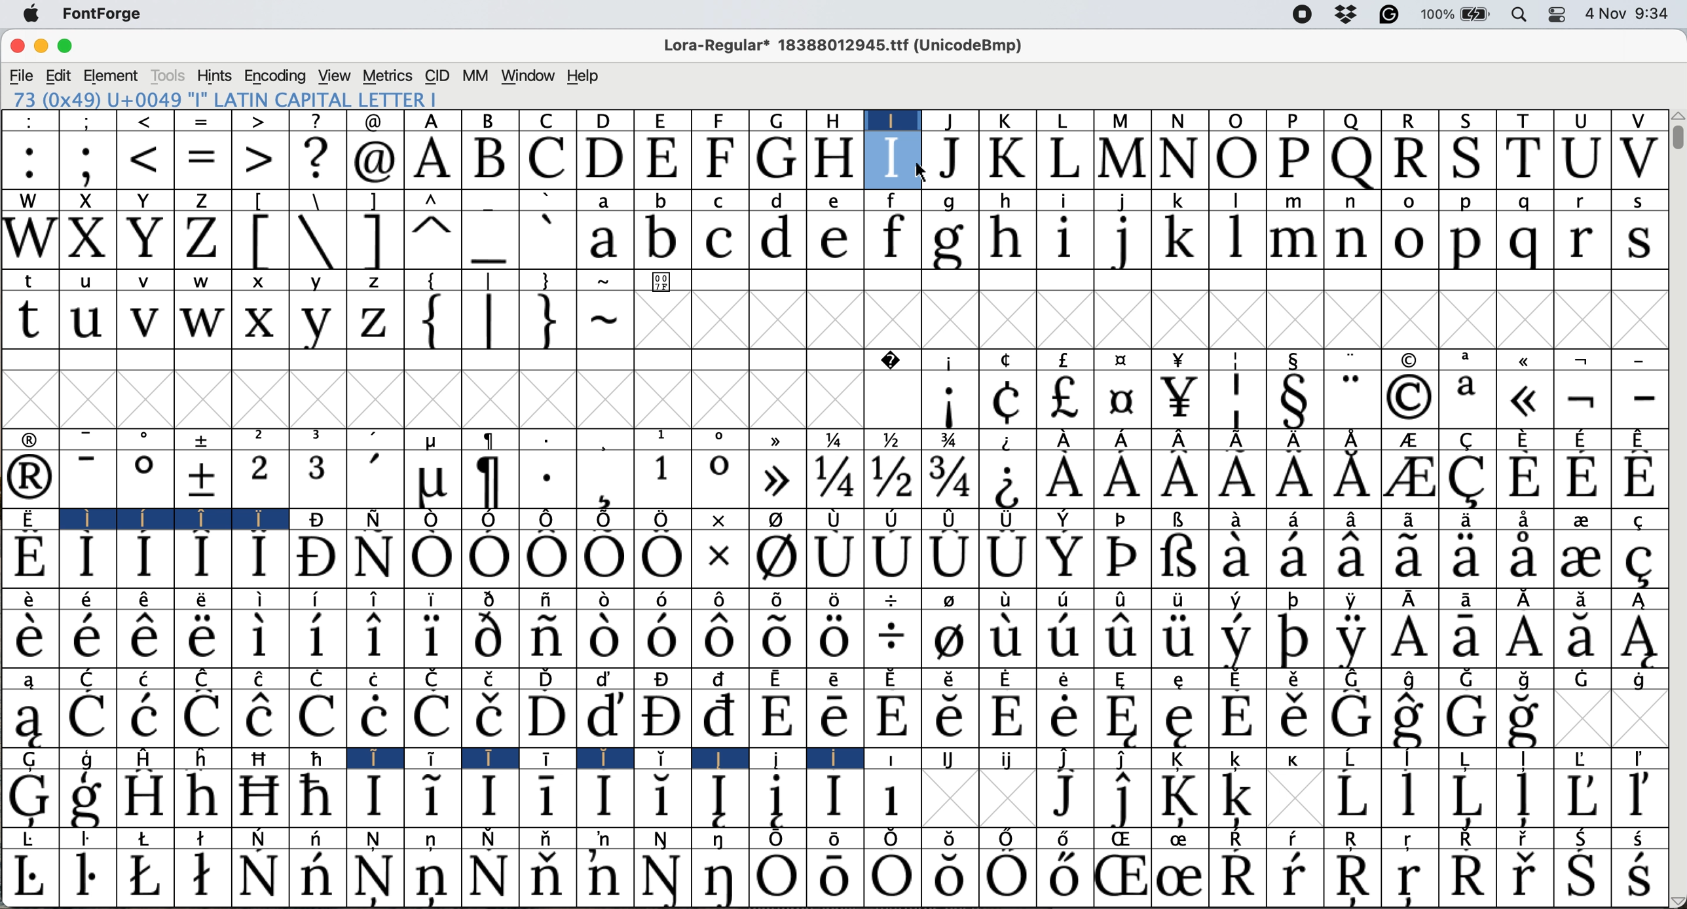 This screenshot has width=1687, height=909. What do you see at coordinates (782, 121) in the screenshot?
I see `G` at bounding box center [782, 121].